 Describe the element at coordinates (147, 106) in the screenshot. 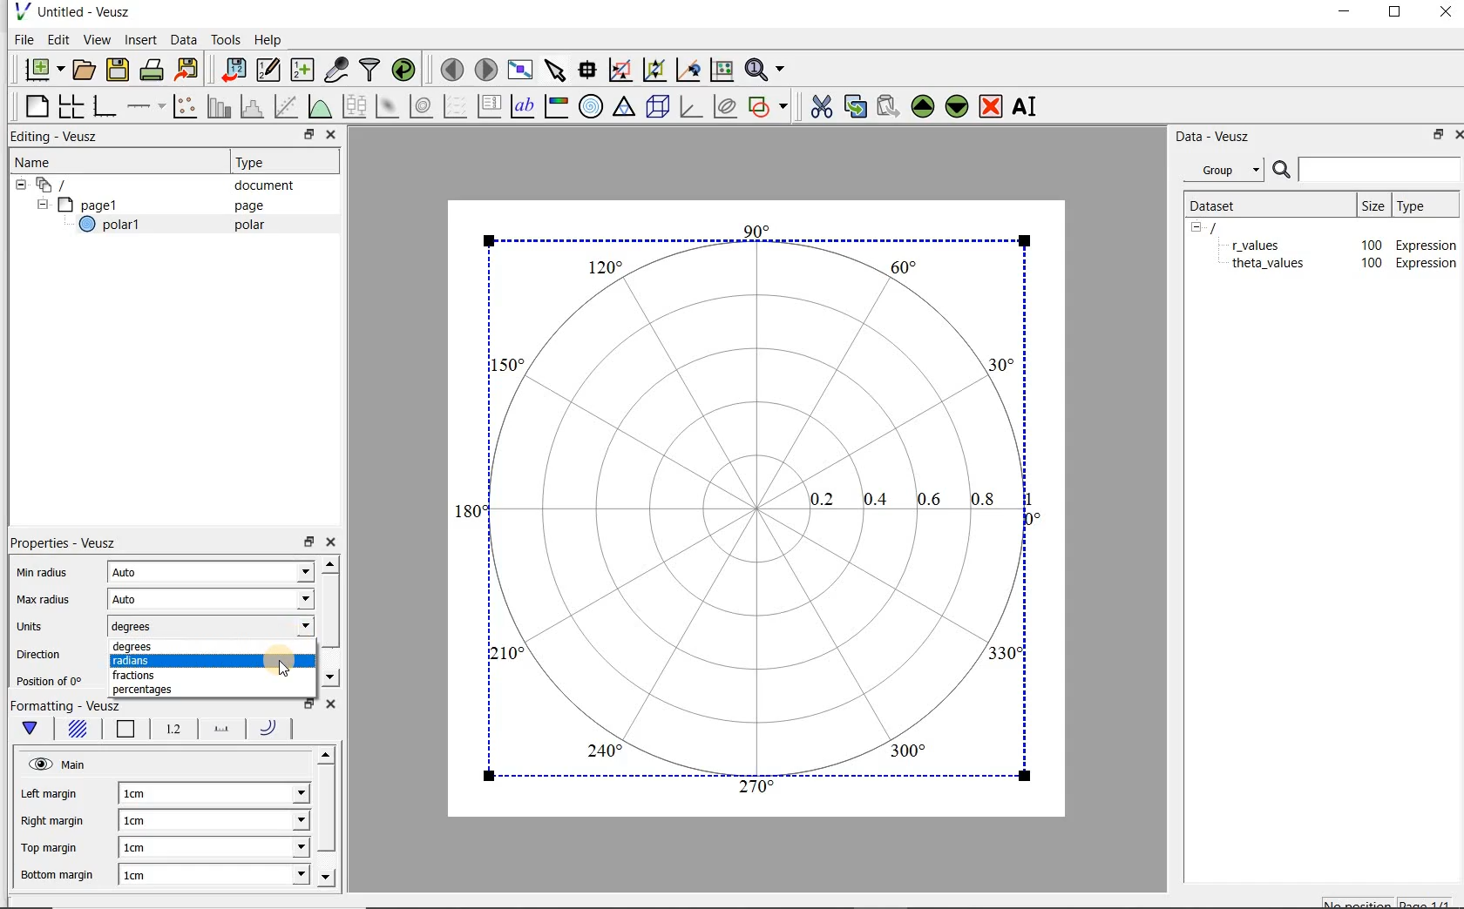

I see `add an axis to a plot` at that location.